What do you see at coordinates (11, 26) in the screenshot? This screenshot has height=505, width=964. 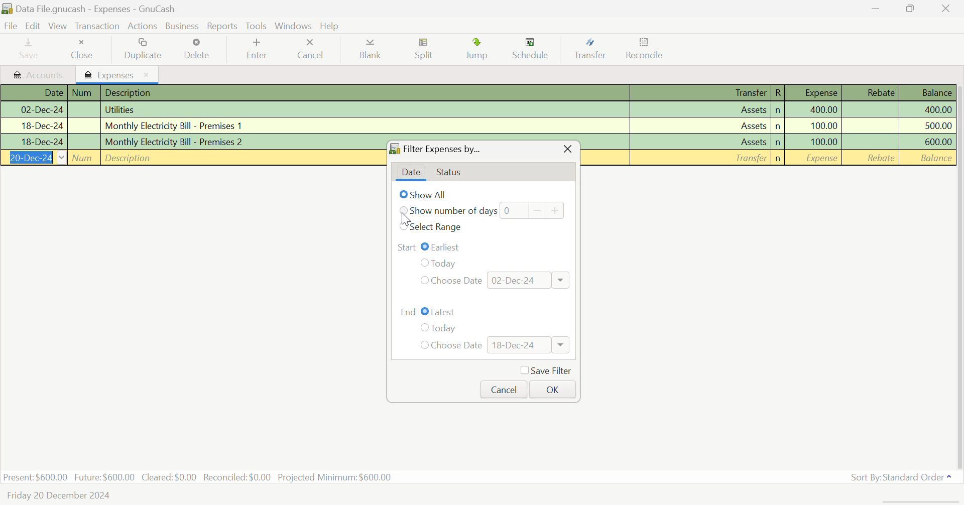 I see `File` at bounding box center [11, 26].